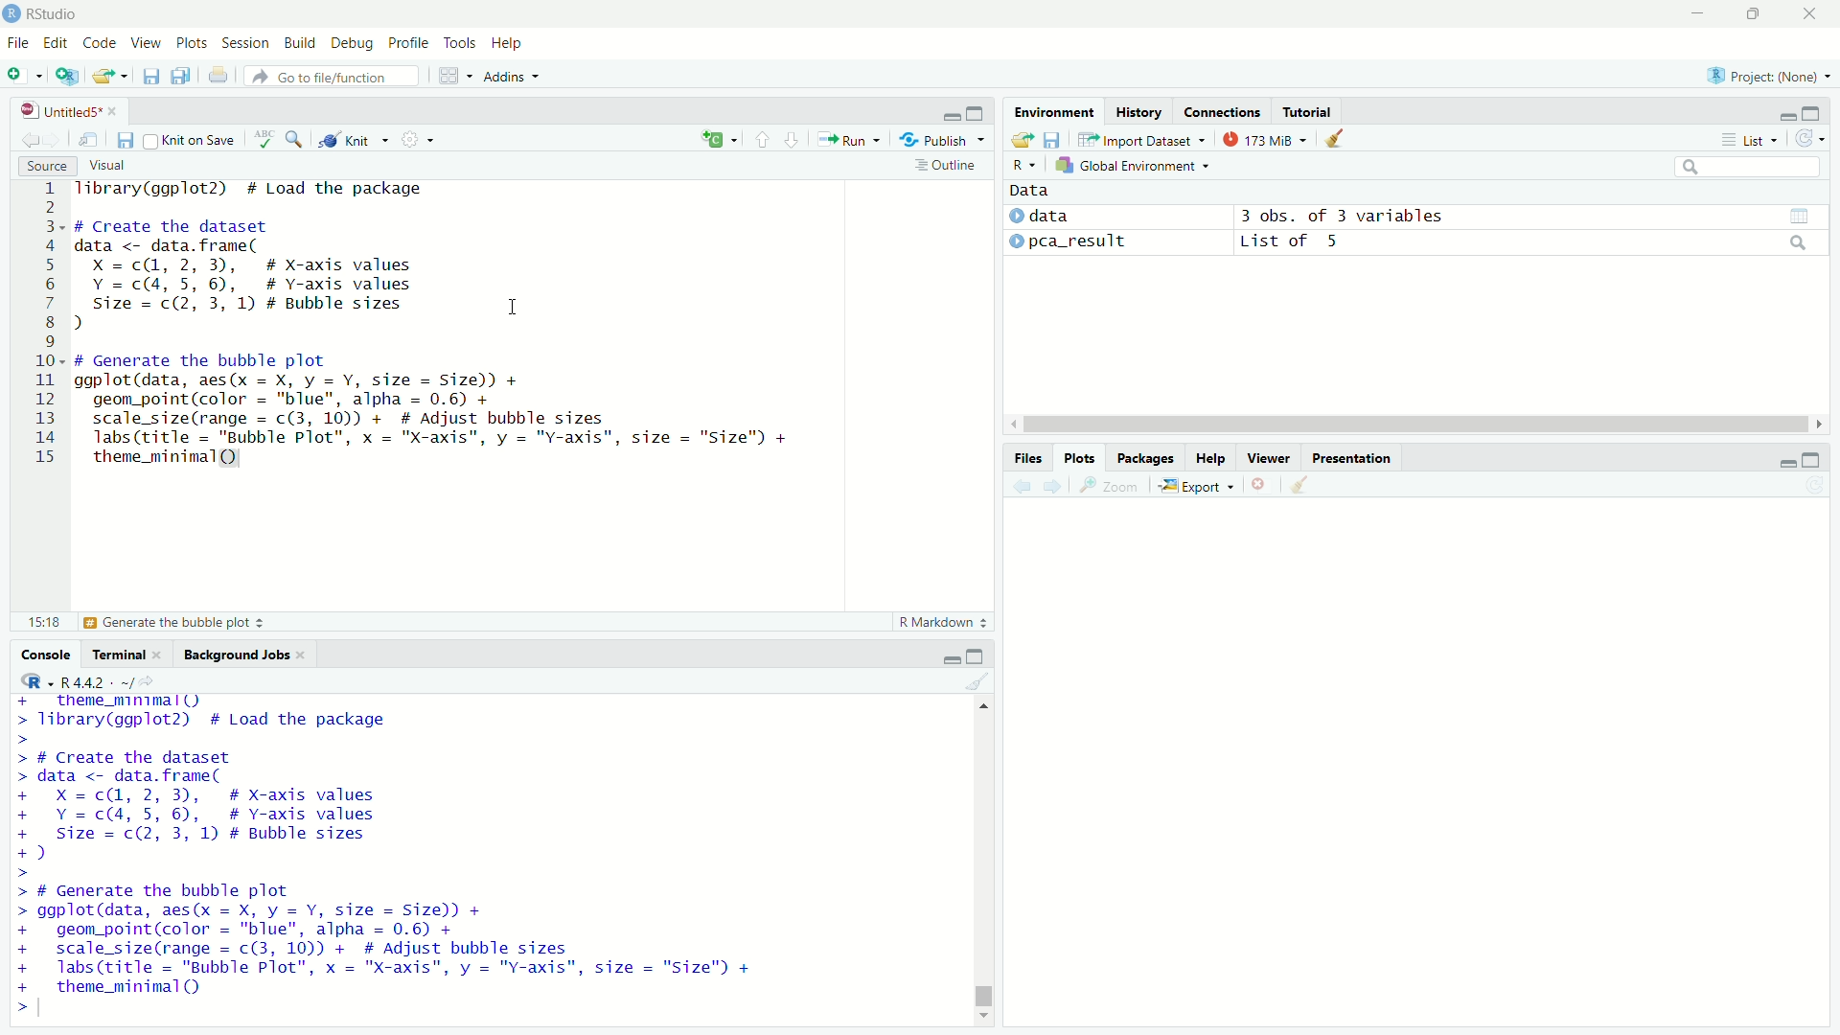 The image size is (1840, 1035). I want to click on data2 : list of 5, so click(1529, 243).